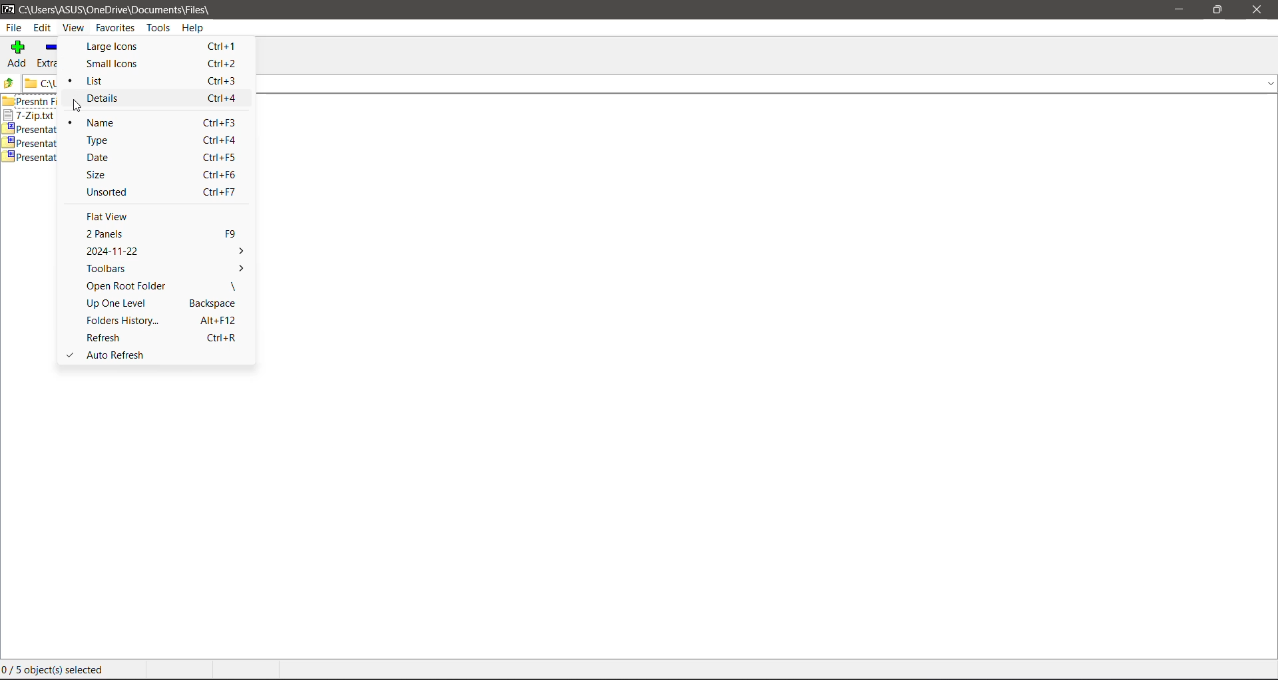 The height and width of the screenshot is (680, 1278). I want to click on Restore Down, so click(1219, 10).